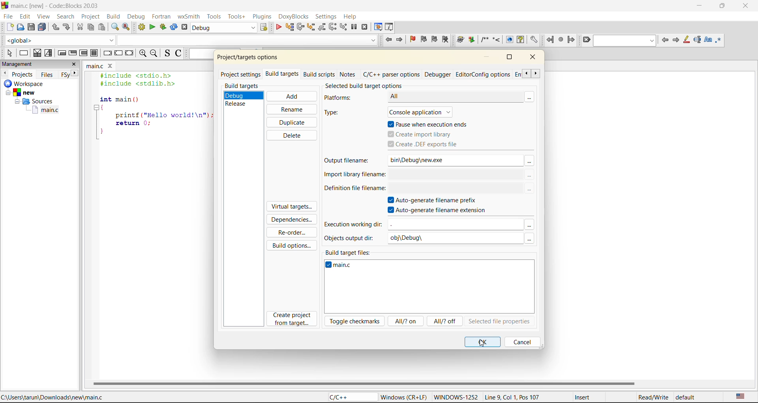  Describe the element at coordinates (702, 7) in the screenshot. I see `minimize` at that location.